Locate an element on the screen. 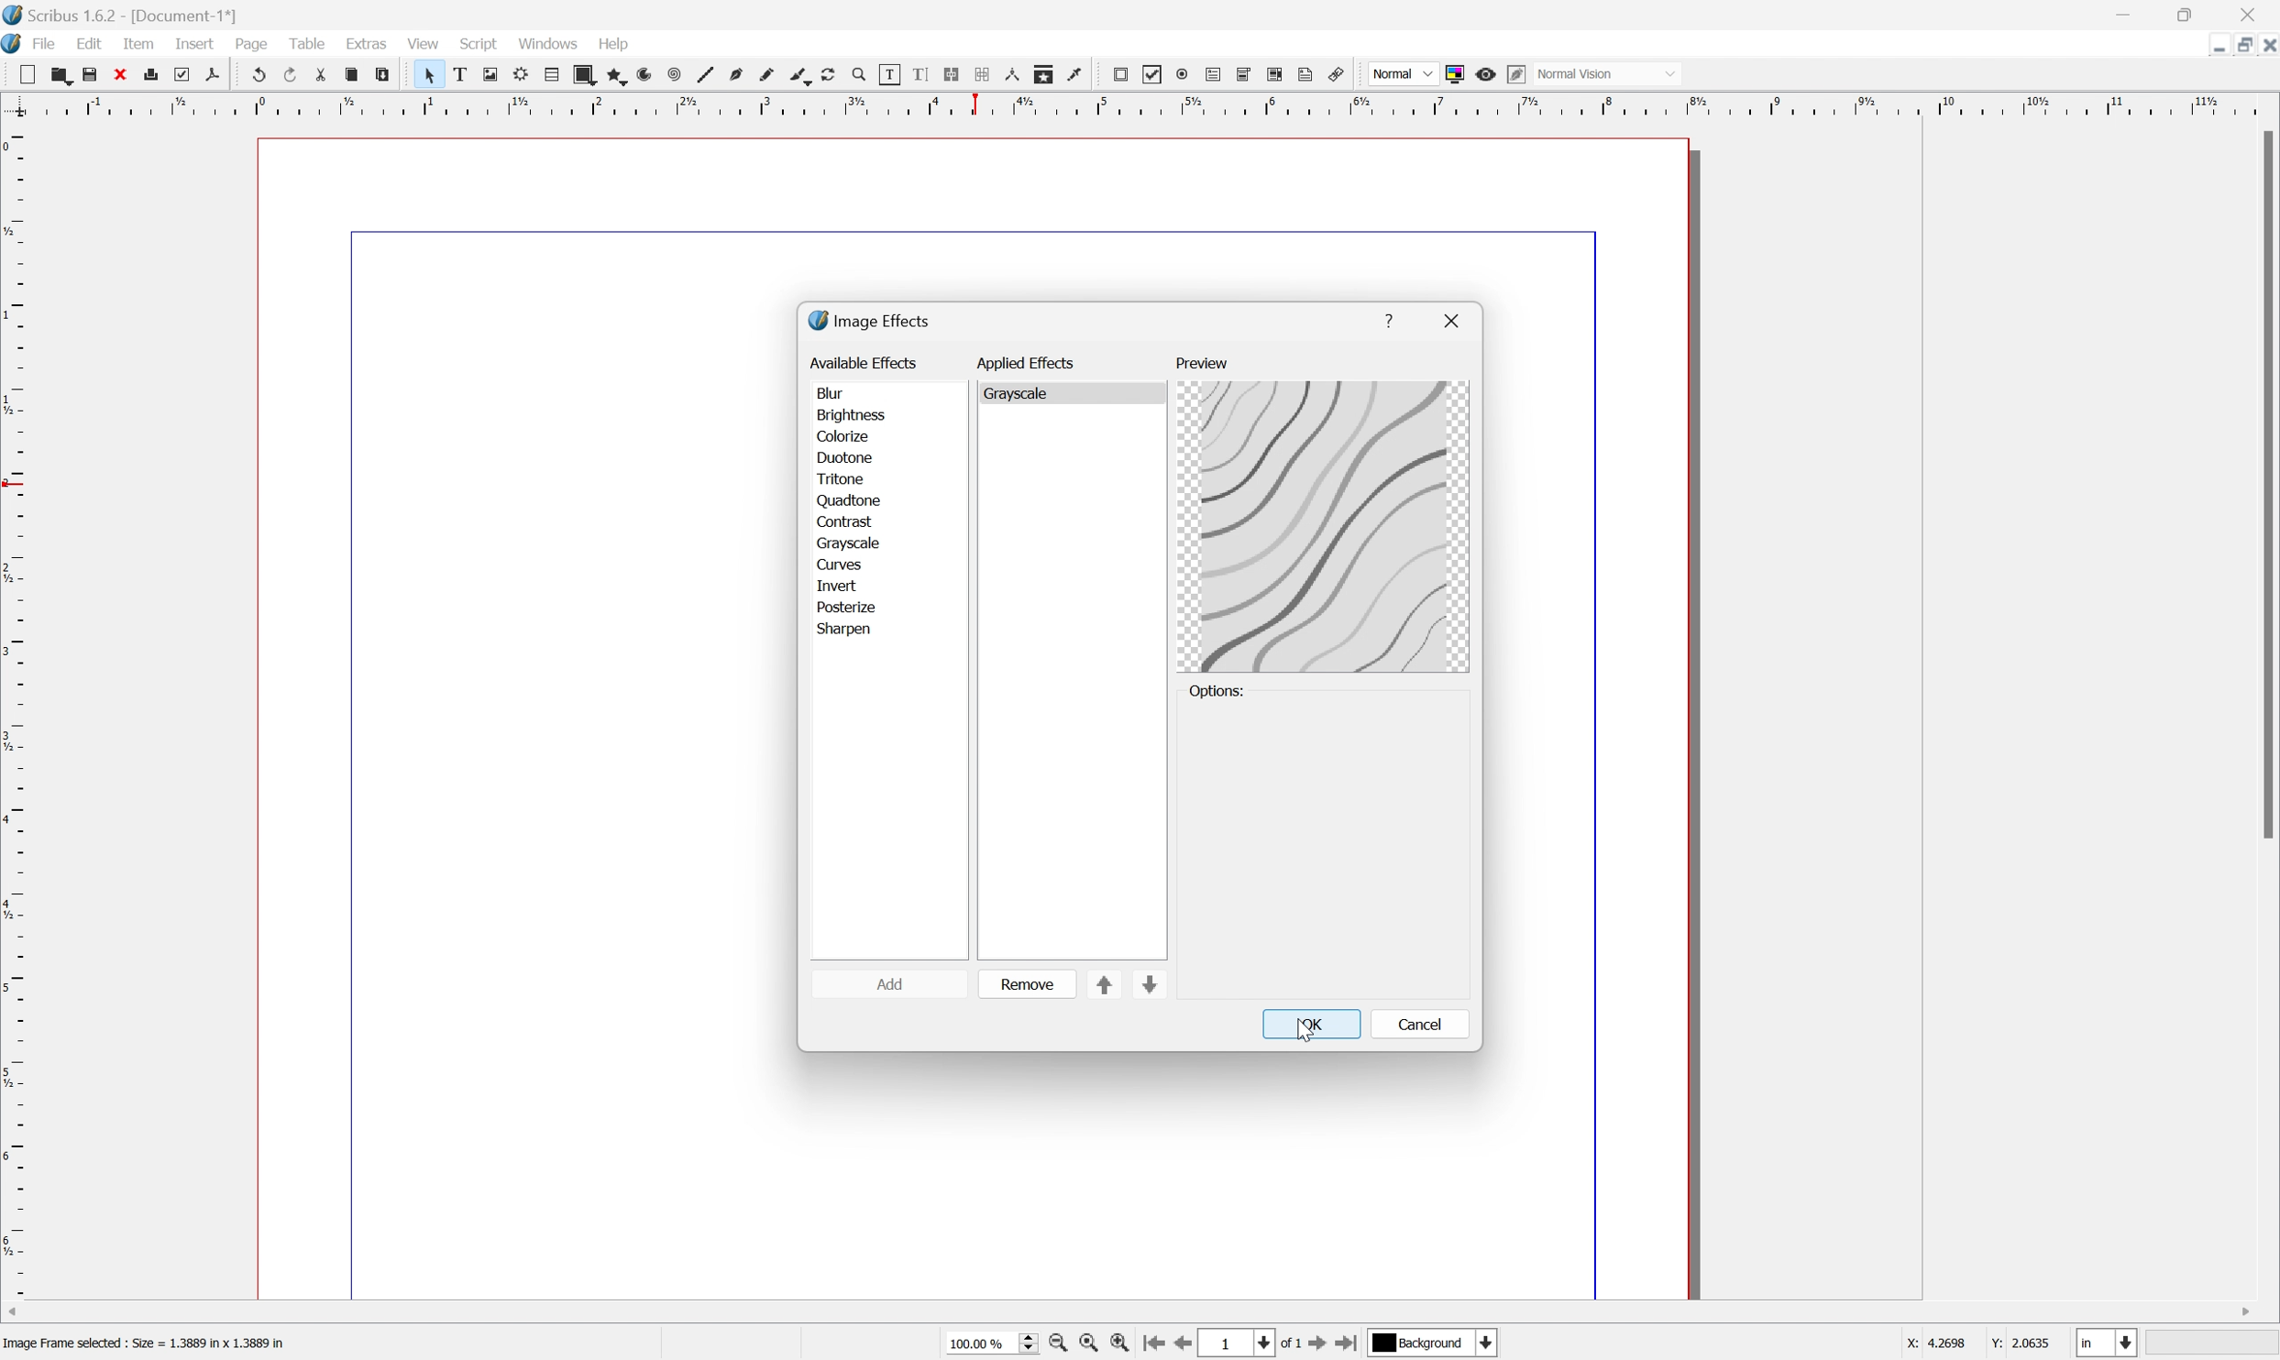  options: is located at coordinates (1220, 692).